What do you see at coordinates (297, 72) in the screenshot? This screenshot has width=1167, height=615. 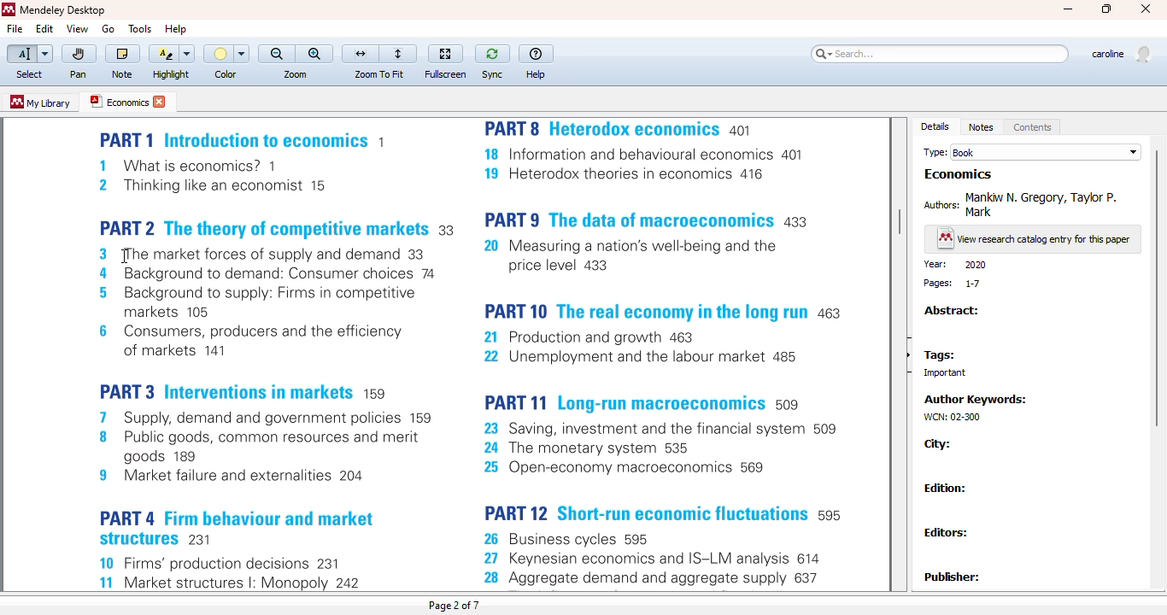 I see `Zoom` at bounding box center [297, 72].